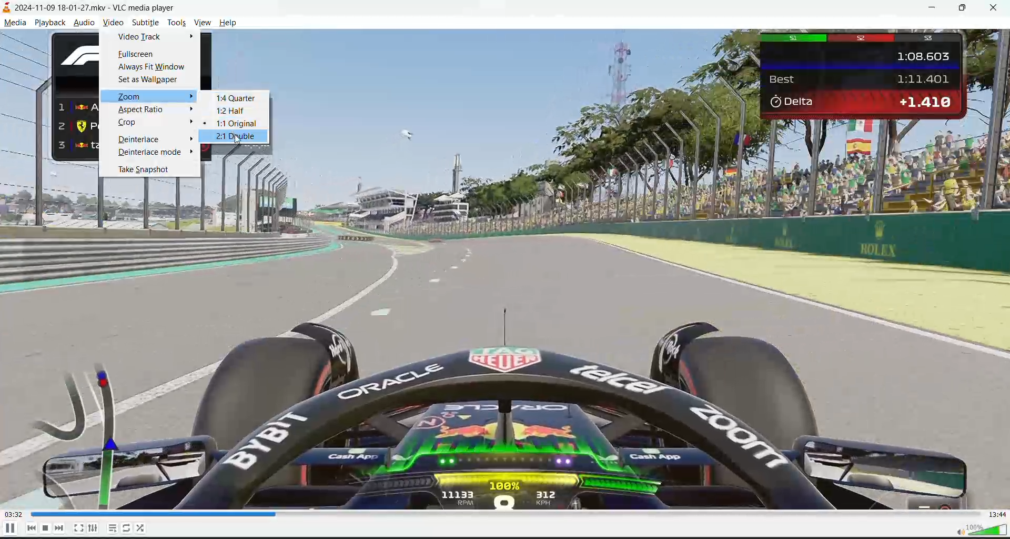 Image resolution: width=1010 pixels, height=539 pixels. I want to click on crop, so click(130, 122).